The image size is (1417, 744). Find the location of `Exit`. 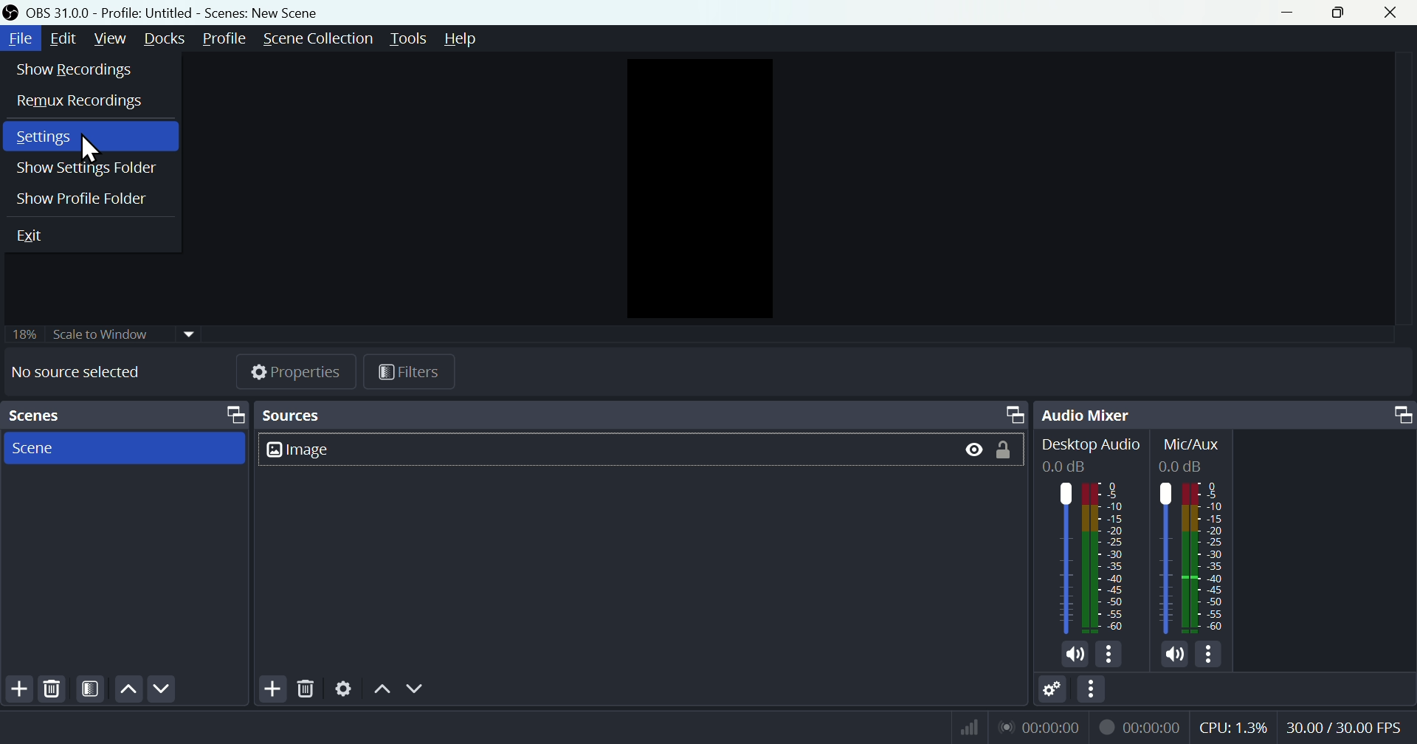

Exit is located at coordinates (33, 238).